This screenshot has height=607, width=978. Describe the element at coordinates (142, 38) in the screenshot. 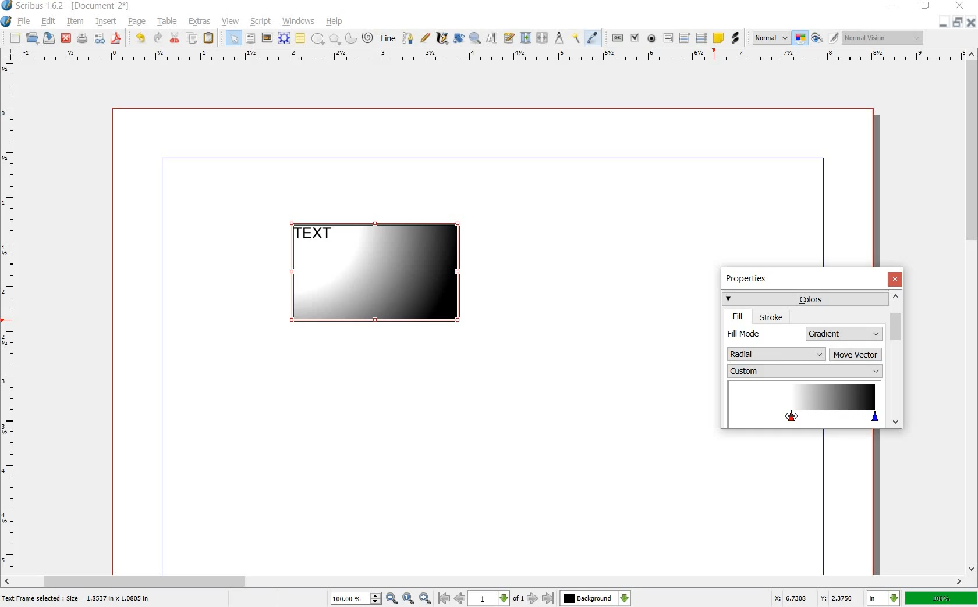

I see `undo` at that location.